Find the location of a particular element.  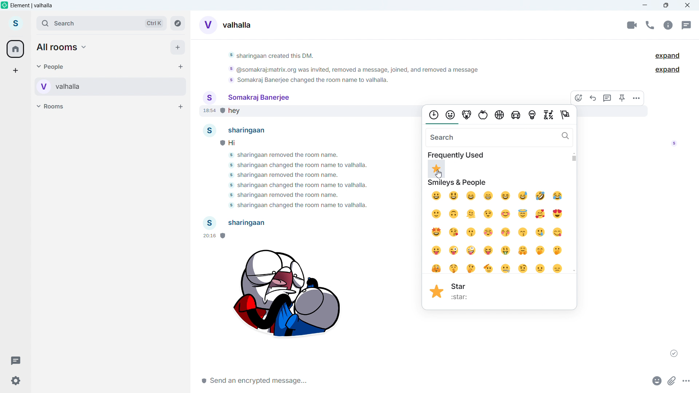

smiling face with halo is located at coordinates (525, 214).